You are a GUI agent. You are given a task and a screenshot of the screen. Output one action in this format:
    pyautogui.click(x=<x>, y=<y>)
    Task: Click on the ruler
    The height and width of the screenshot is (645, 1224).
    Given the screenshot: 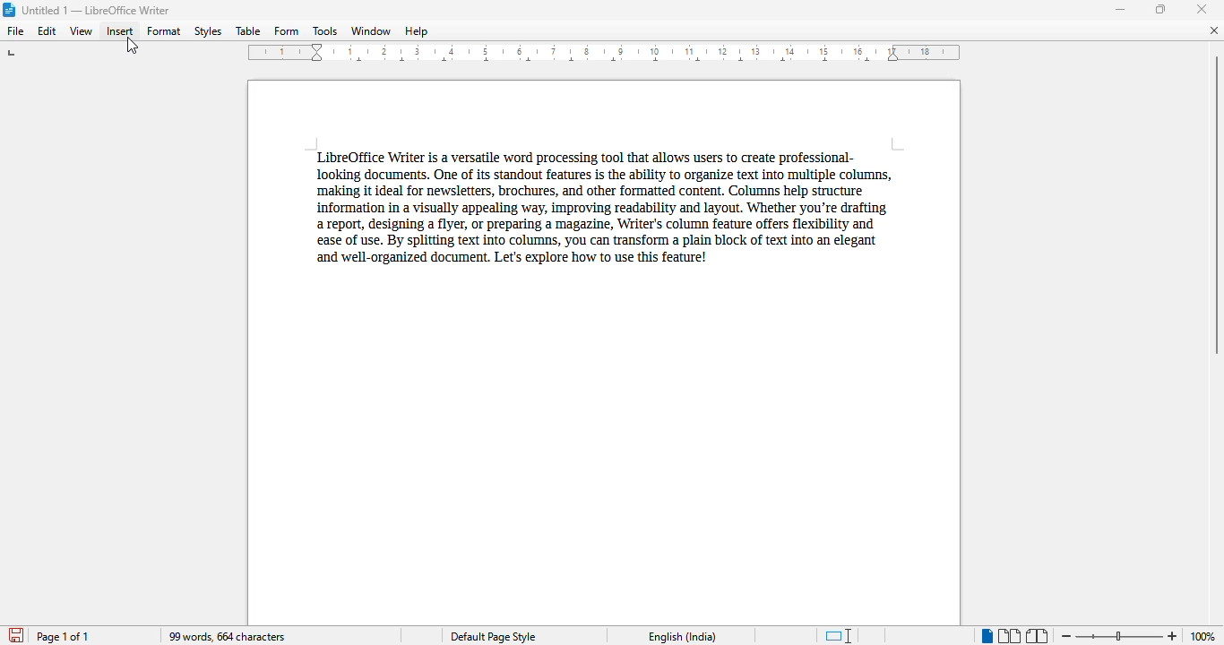 What is the action you would take?
    pyautogui.click(x=604, y=54)
    